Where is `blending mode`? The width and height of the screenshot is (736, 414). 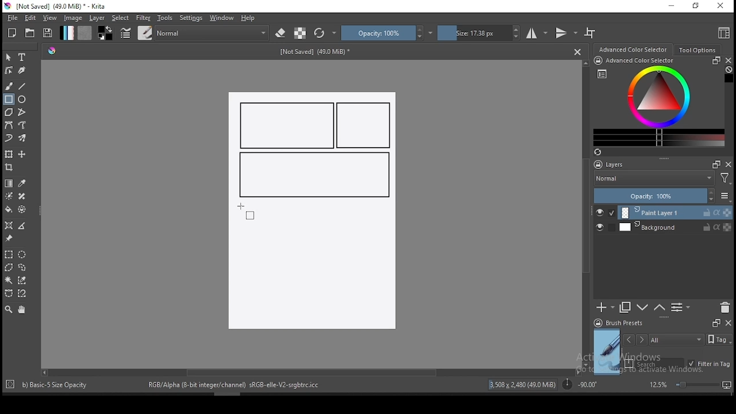 blending mode is located at coordinates (213, 33).